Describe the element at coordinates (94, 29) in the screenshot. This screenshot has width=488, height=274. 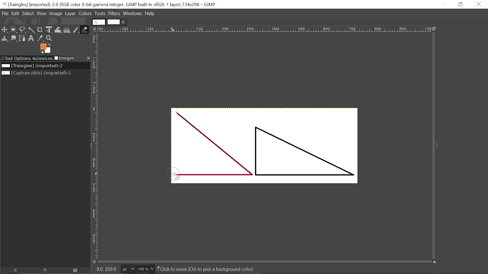
I see `Access the image menu` at that location.